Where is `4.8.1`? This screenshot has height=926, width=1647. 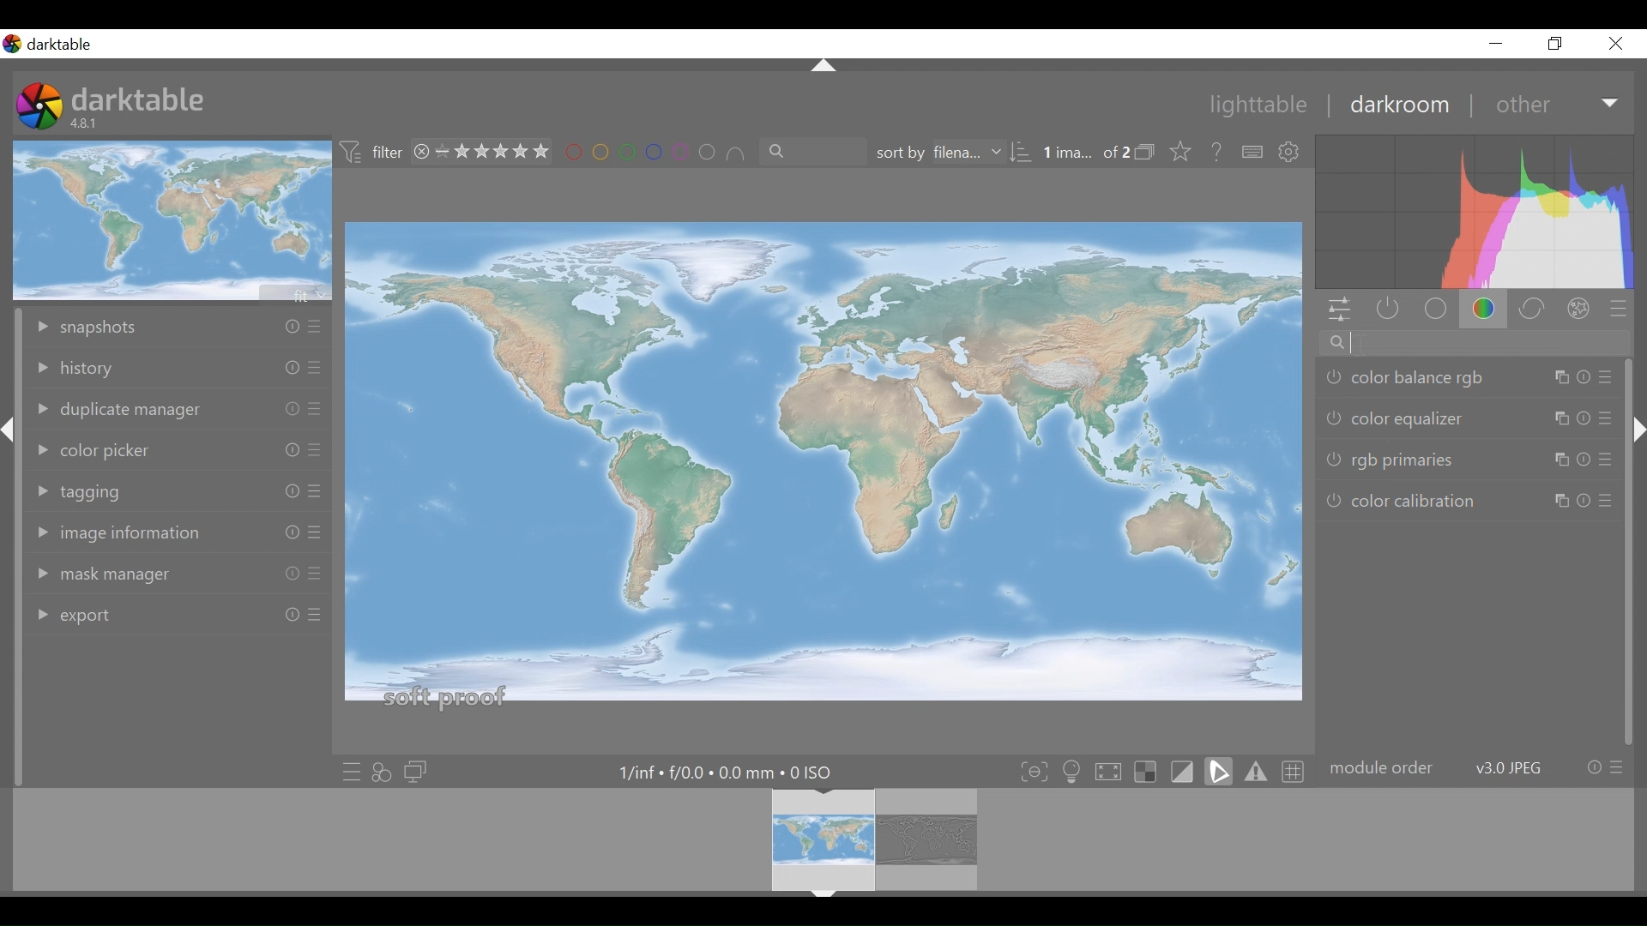
4.8.1 is located at coordinates (87, 123).